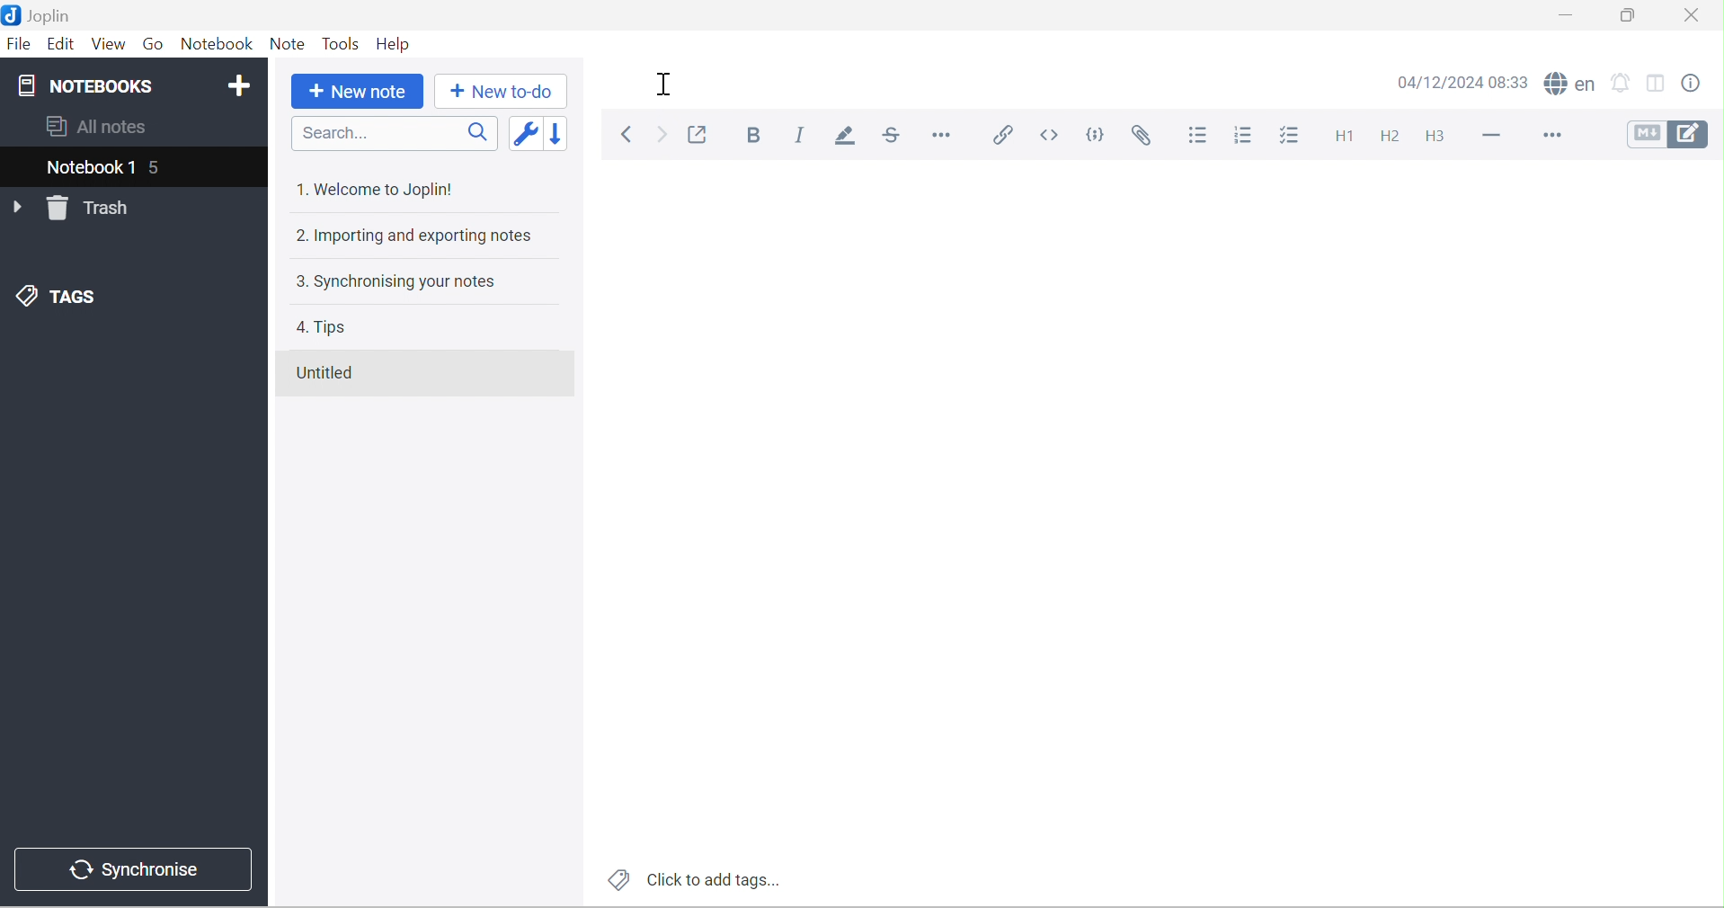 This screenshot has height=908, width=1724. Describe the element at coordinates (663, 134) in the screenshot. I see `Forward` at that location.